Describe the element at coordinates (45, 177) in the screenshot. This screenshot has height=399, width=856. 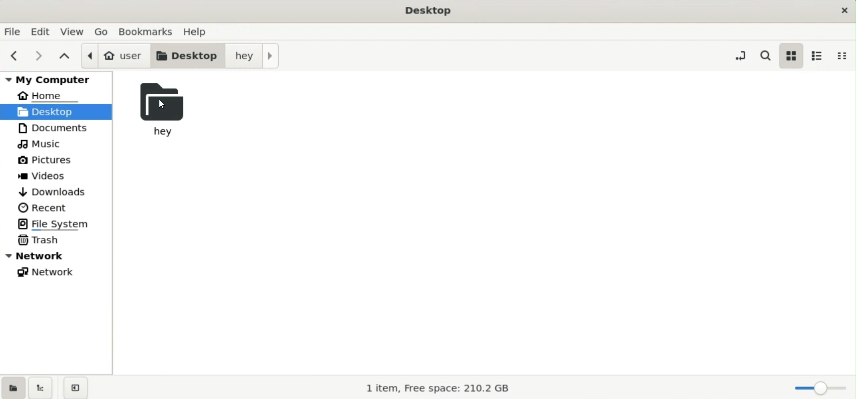
I see `videos` at that location.